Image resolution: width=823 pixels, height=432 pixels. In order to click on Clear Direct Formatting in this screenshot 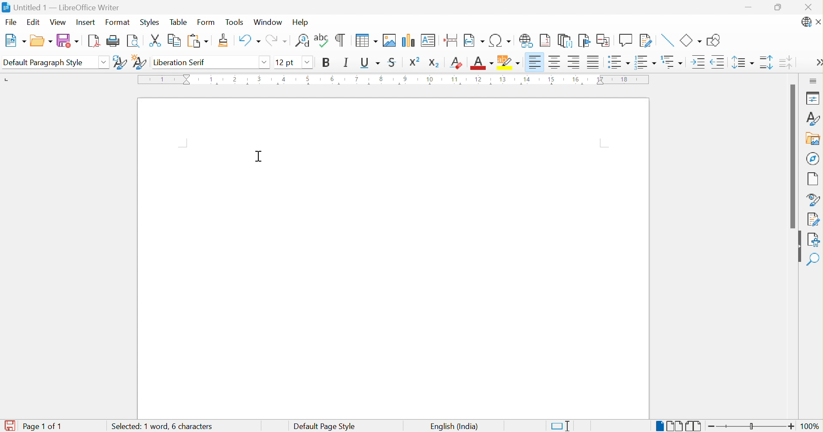, I will do `click(457, 63)`.